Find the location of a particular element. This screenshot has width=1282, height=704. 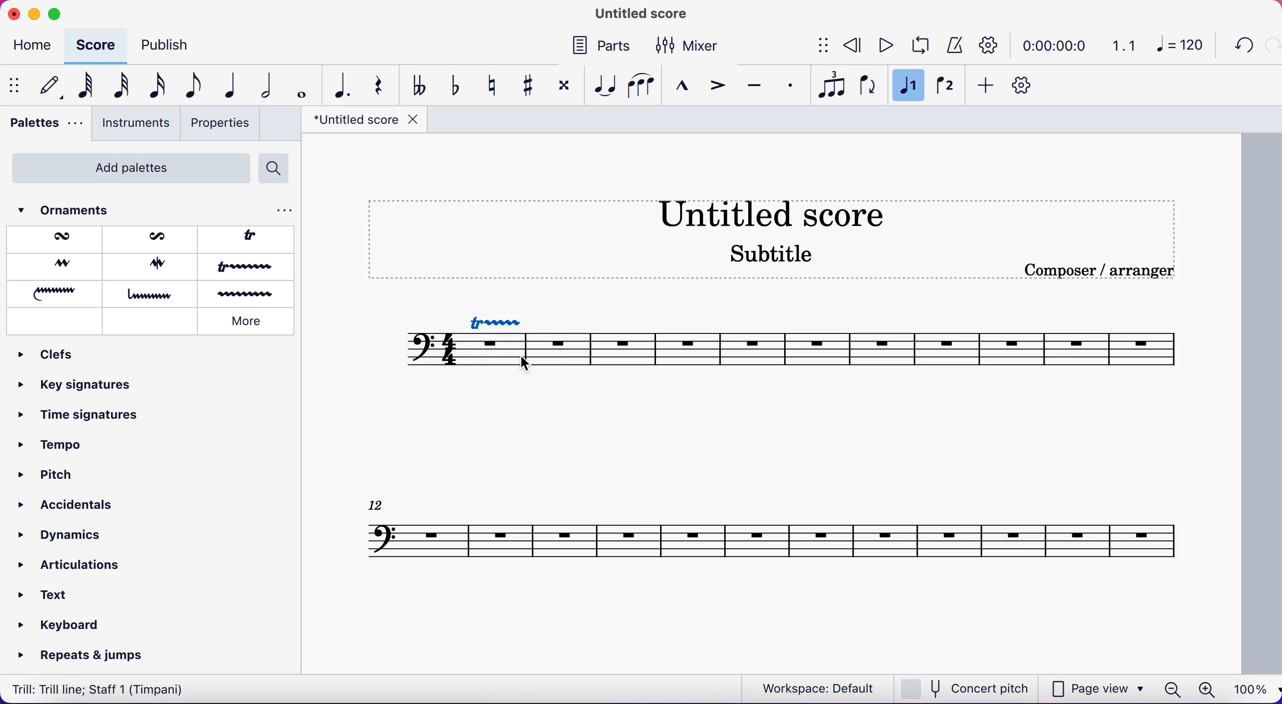

voice 2 is located at coordinates (944, 87).